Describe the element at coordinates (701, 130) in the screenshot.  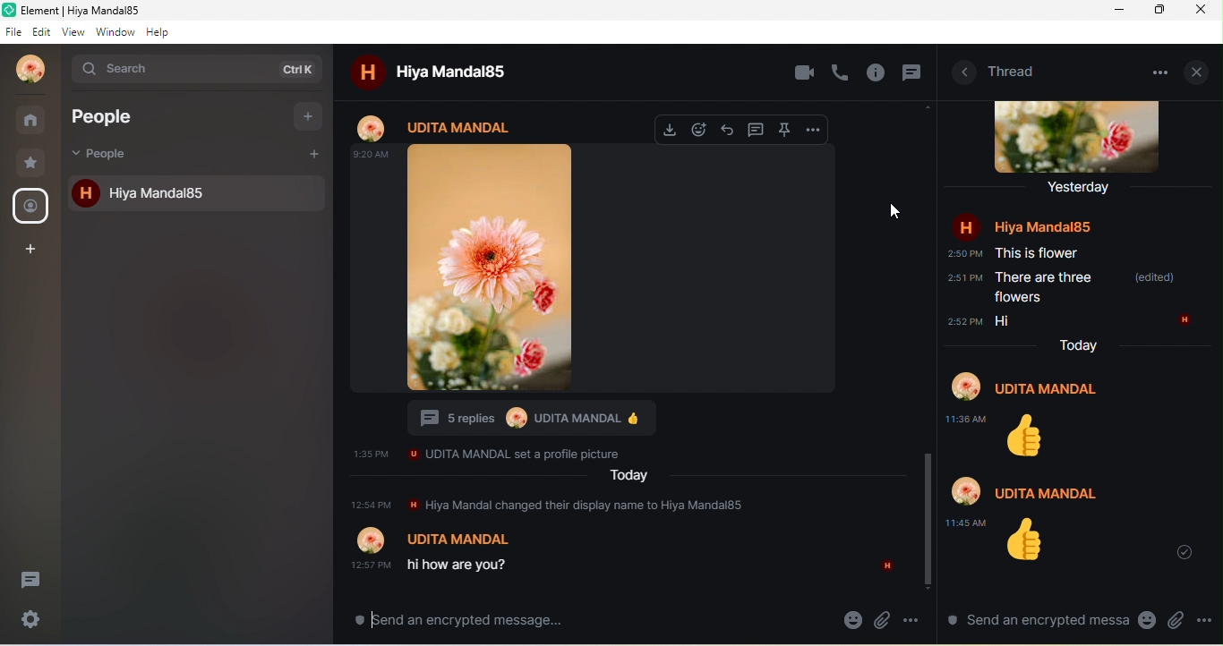
I see `react` at that location.